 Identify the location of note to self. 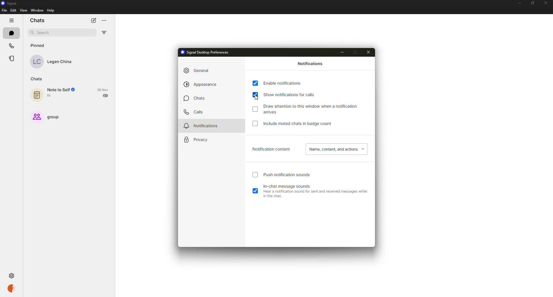
(56, 94).